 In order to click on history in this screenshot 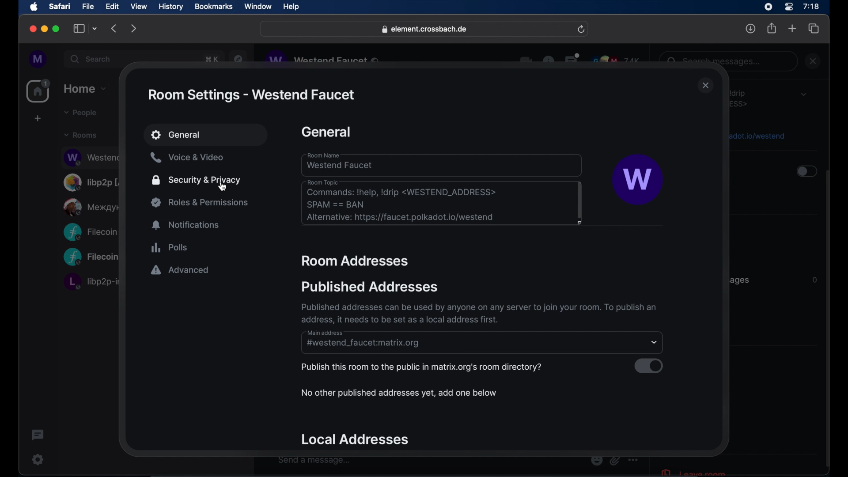, I will do `click(171, 7)`.